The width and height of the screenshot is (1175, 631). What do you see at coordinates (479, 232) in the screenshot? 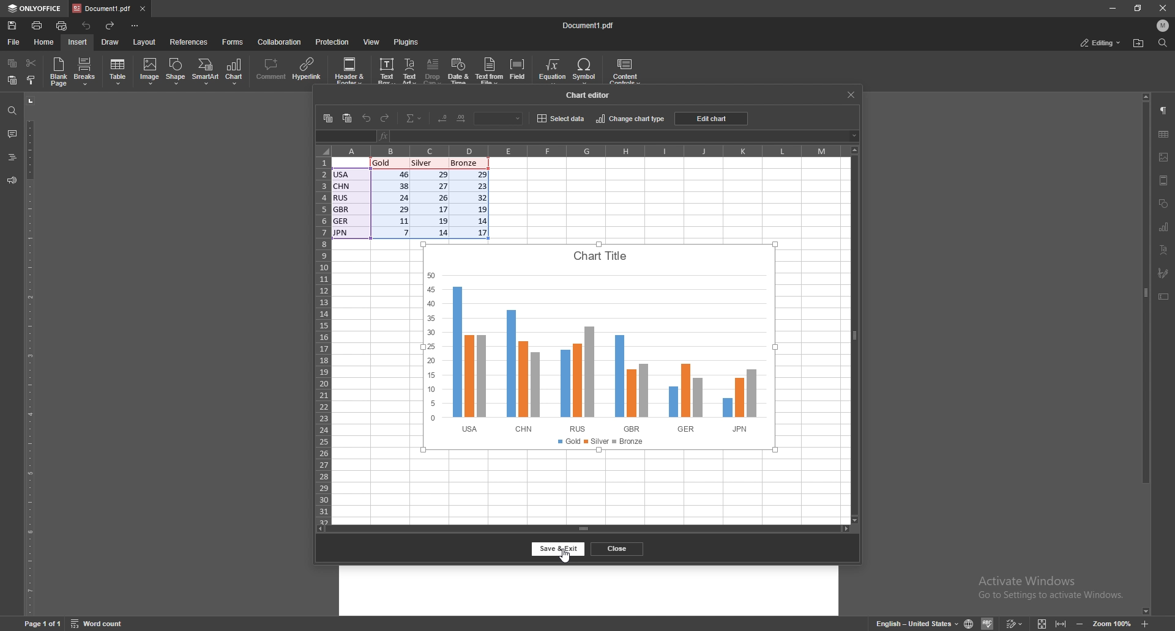
I see `17` at bounding box center [479, 232].